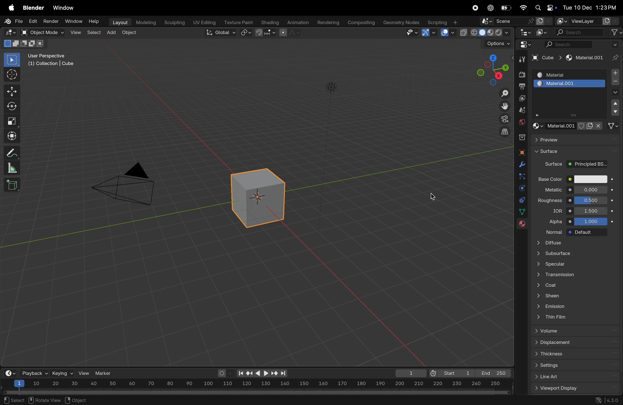 The image size is (623, 405). I want to click on add material, so click(614, 73).